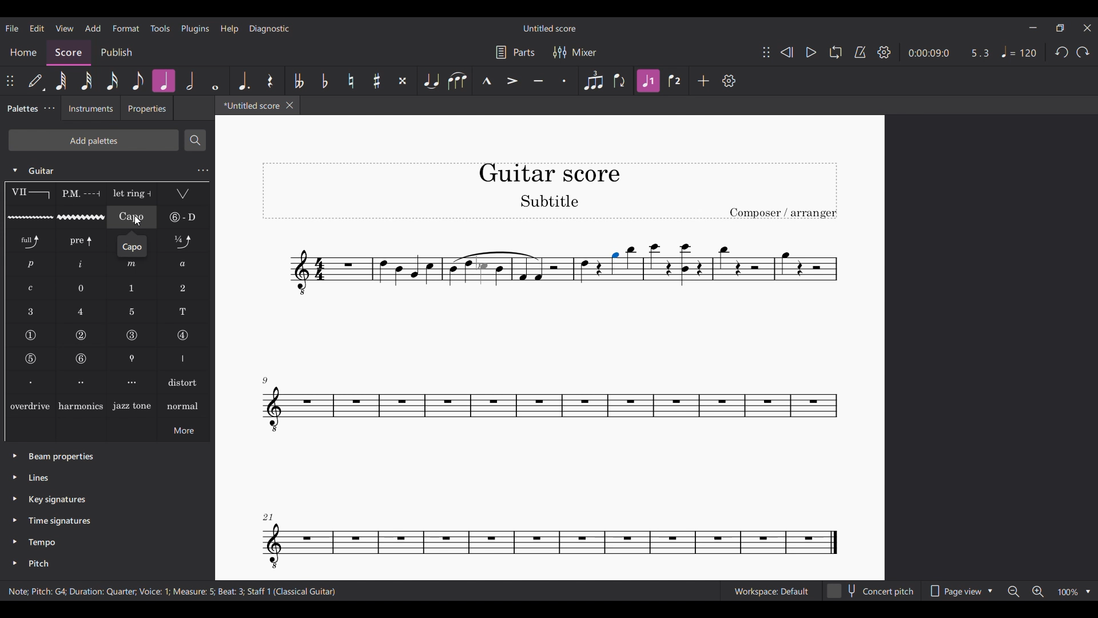  Describe the element at coordinates (703, 80) in the screenshot. I see `Add` at that location.